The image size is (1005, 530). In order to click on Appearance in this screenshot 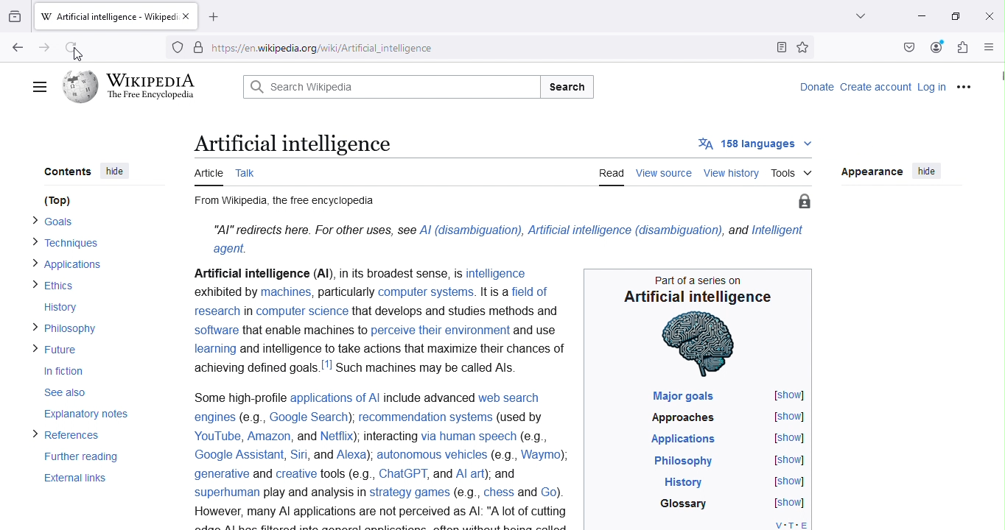, I will do `click(873, 174)`.